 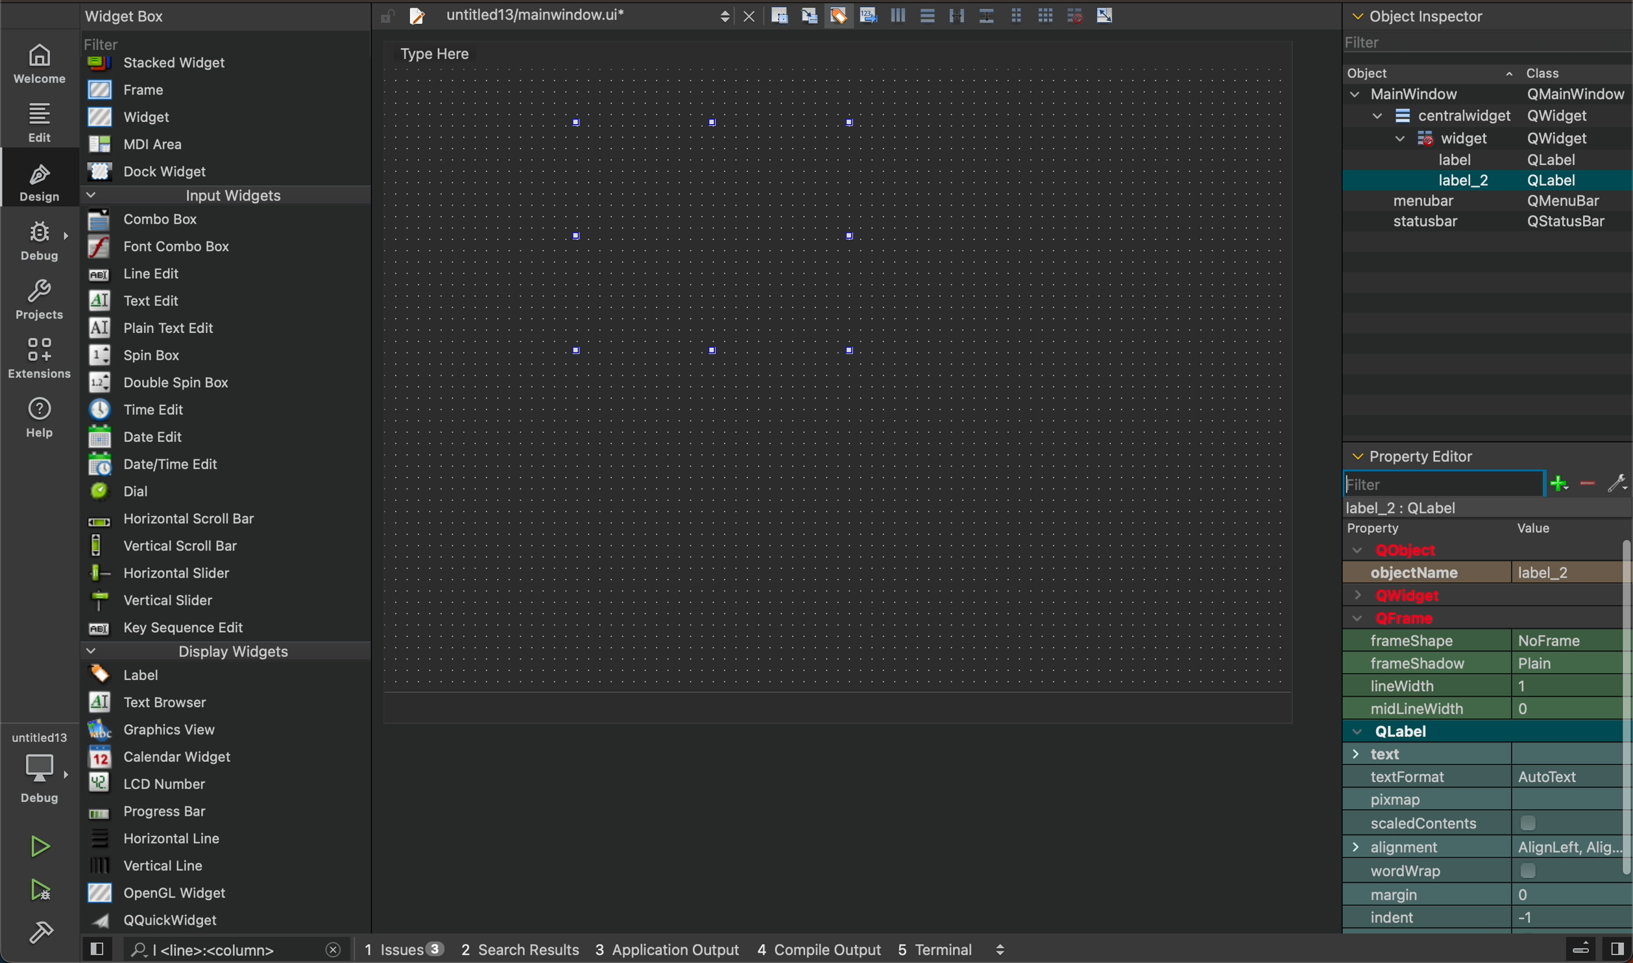 I want to click on alignment, so click(x=1489, y=846).